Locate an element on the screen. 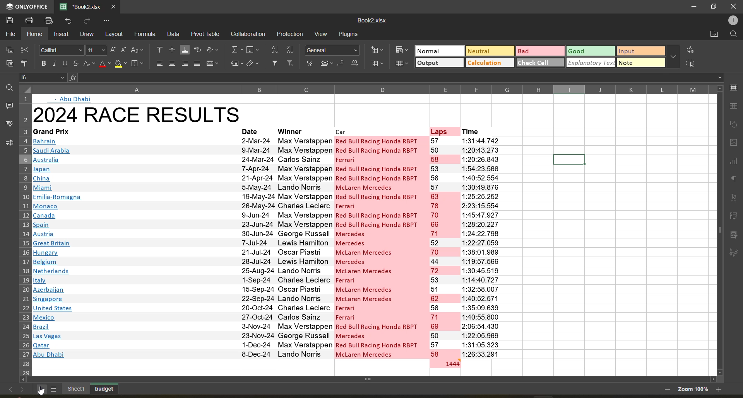  abu dhabi is located at coordinates (70, 99).